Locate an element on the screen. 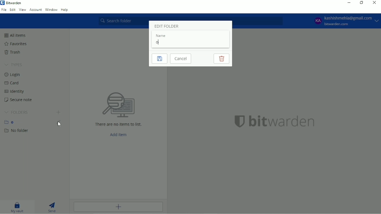 This screenshot has height=214, width=381. Add folder is located at coordinates (58, 113).